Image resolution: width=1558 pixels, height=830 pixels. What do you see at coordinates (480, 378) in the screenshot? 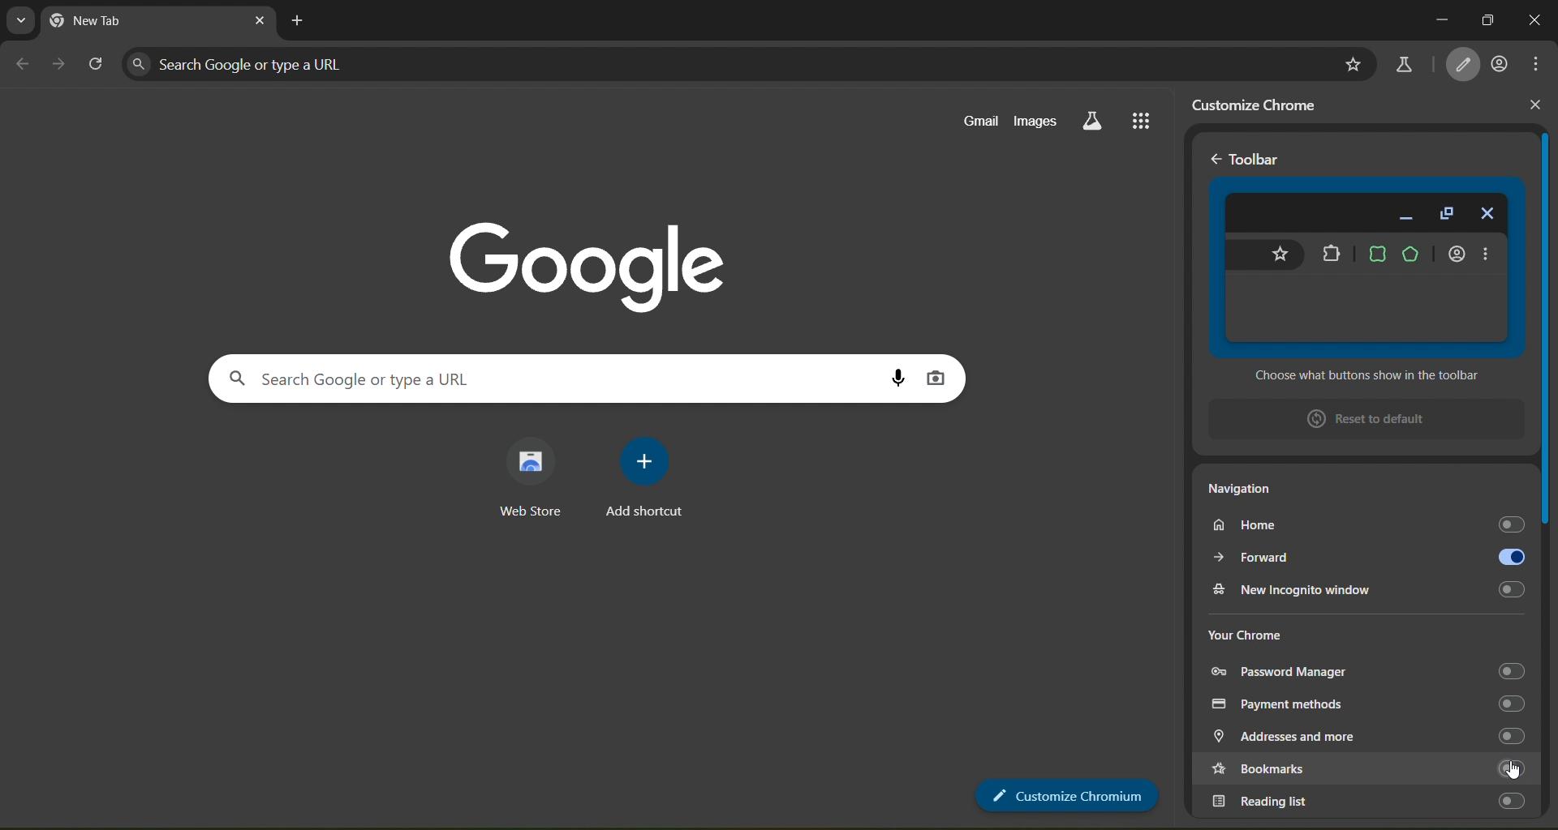
I see `search panel` at bounding box center [480, 378].